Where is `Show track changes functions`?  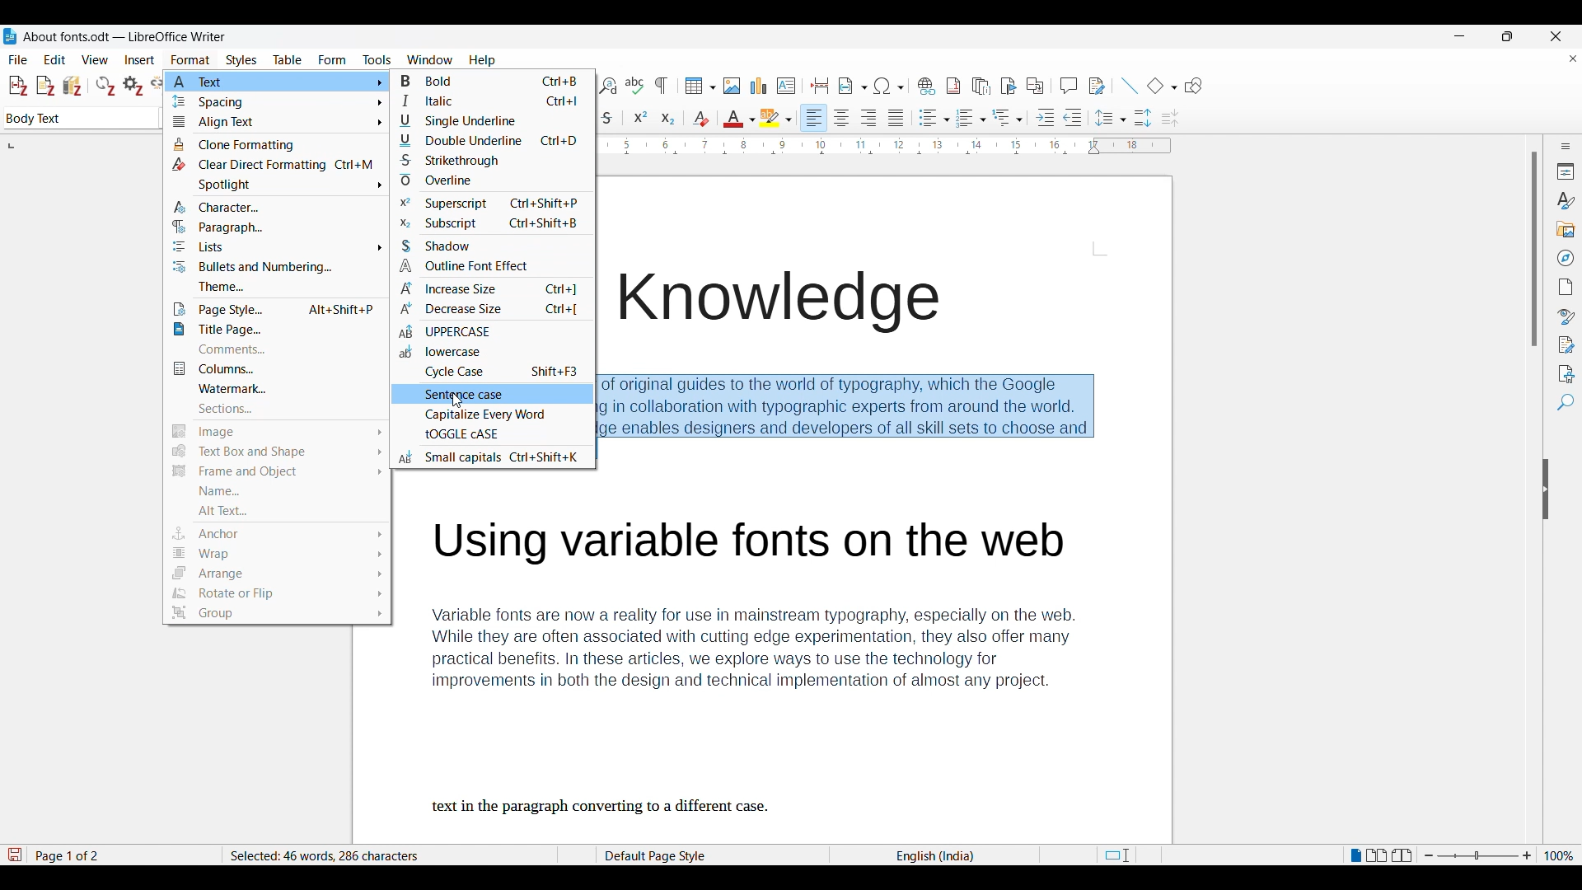 Show track changes functions is located at coordinates (1097, 86).